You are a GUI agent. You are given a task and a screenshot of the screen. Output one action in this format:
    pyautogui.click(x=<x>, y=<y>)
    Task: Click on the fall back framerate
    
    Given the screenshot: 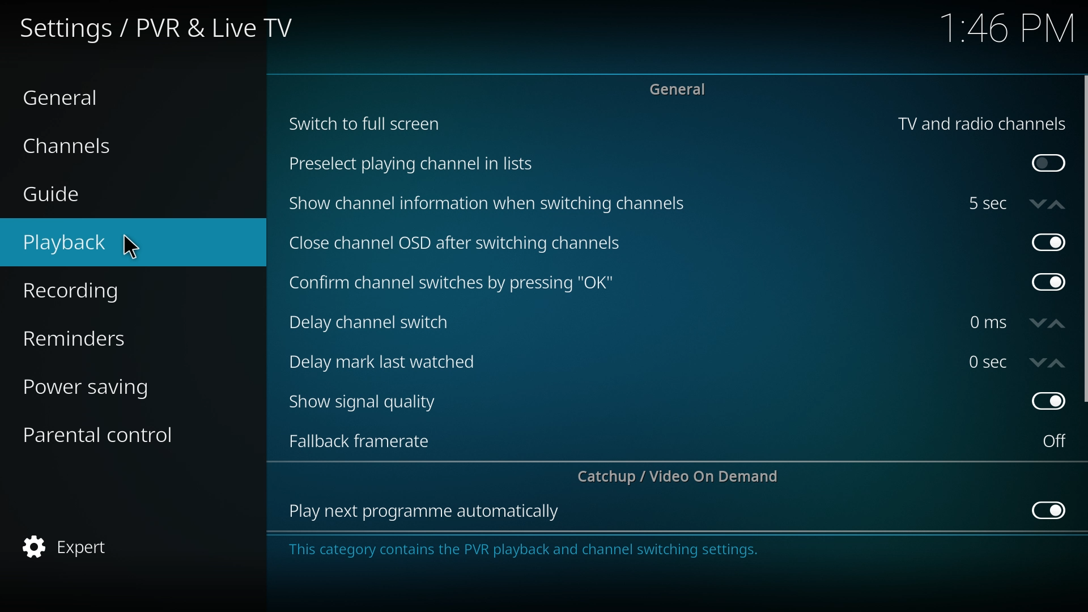 What is the action you would take?
    pyautogui.click(x=368, y=440)
    